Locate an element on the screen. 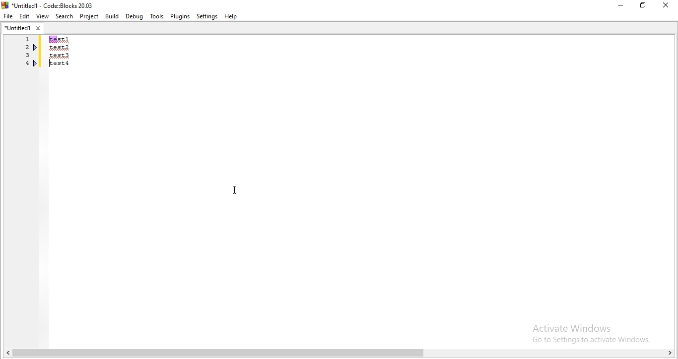 Image resolution: width=678 pixels, height=359 pixels. Test 1, test 2, test 3, test 4 is located at coordinates (59, 58).